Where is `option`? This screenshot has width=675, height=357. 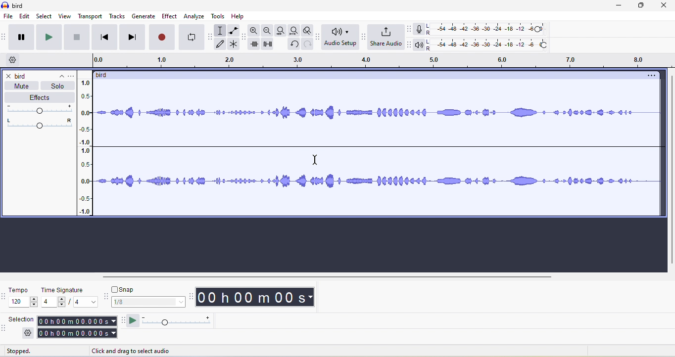
option is located at coordinates (650, 76).